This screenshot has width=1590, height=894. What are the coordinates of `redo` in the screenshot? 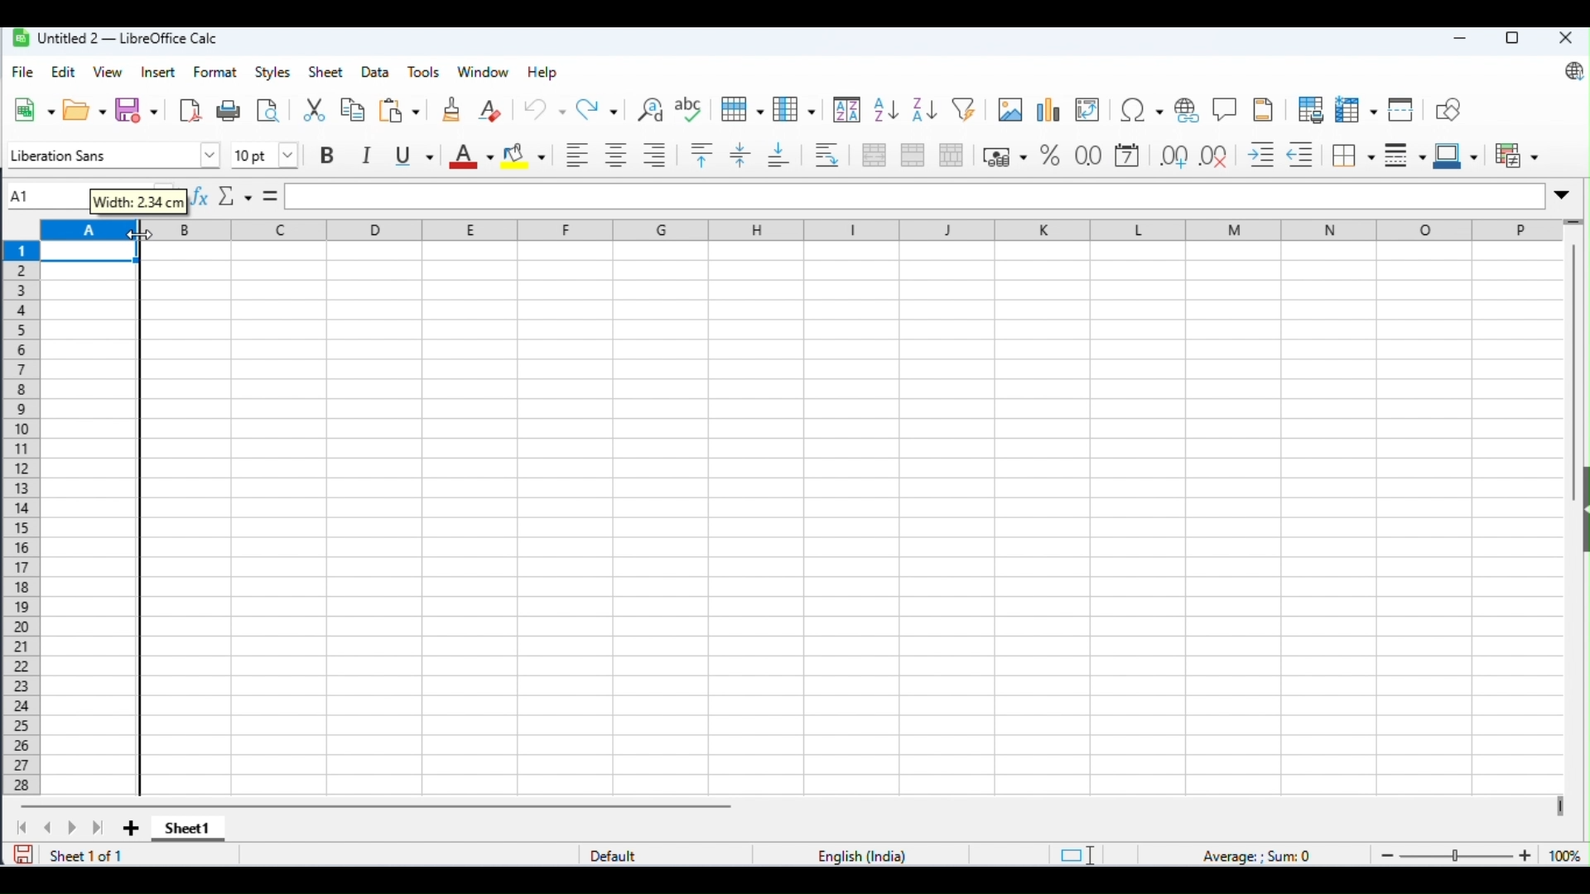 It's located at (600, 108).